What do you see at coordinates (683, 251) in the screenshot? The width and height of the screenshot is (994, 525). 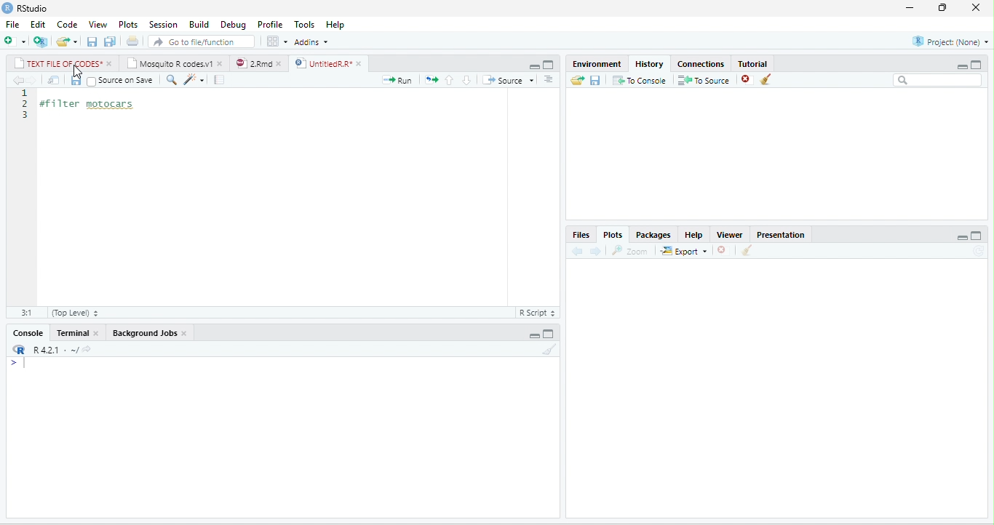 I see `Export` at bounding box center [683, 251].